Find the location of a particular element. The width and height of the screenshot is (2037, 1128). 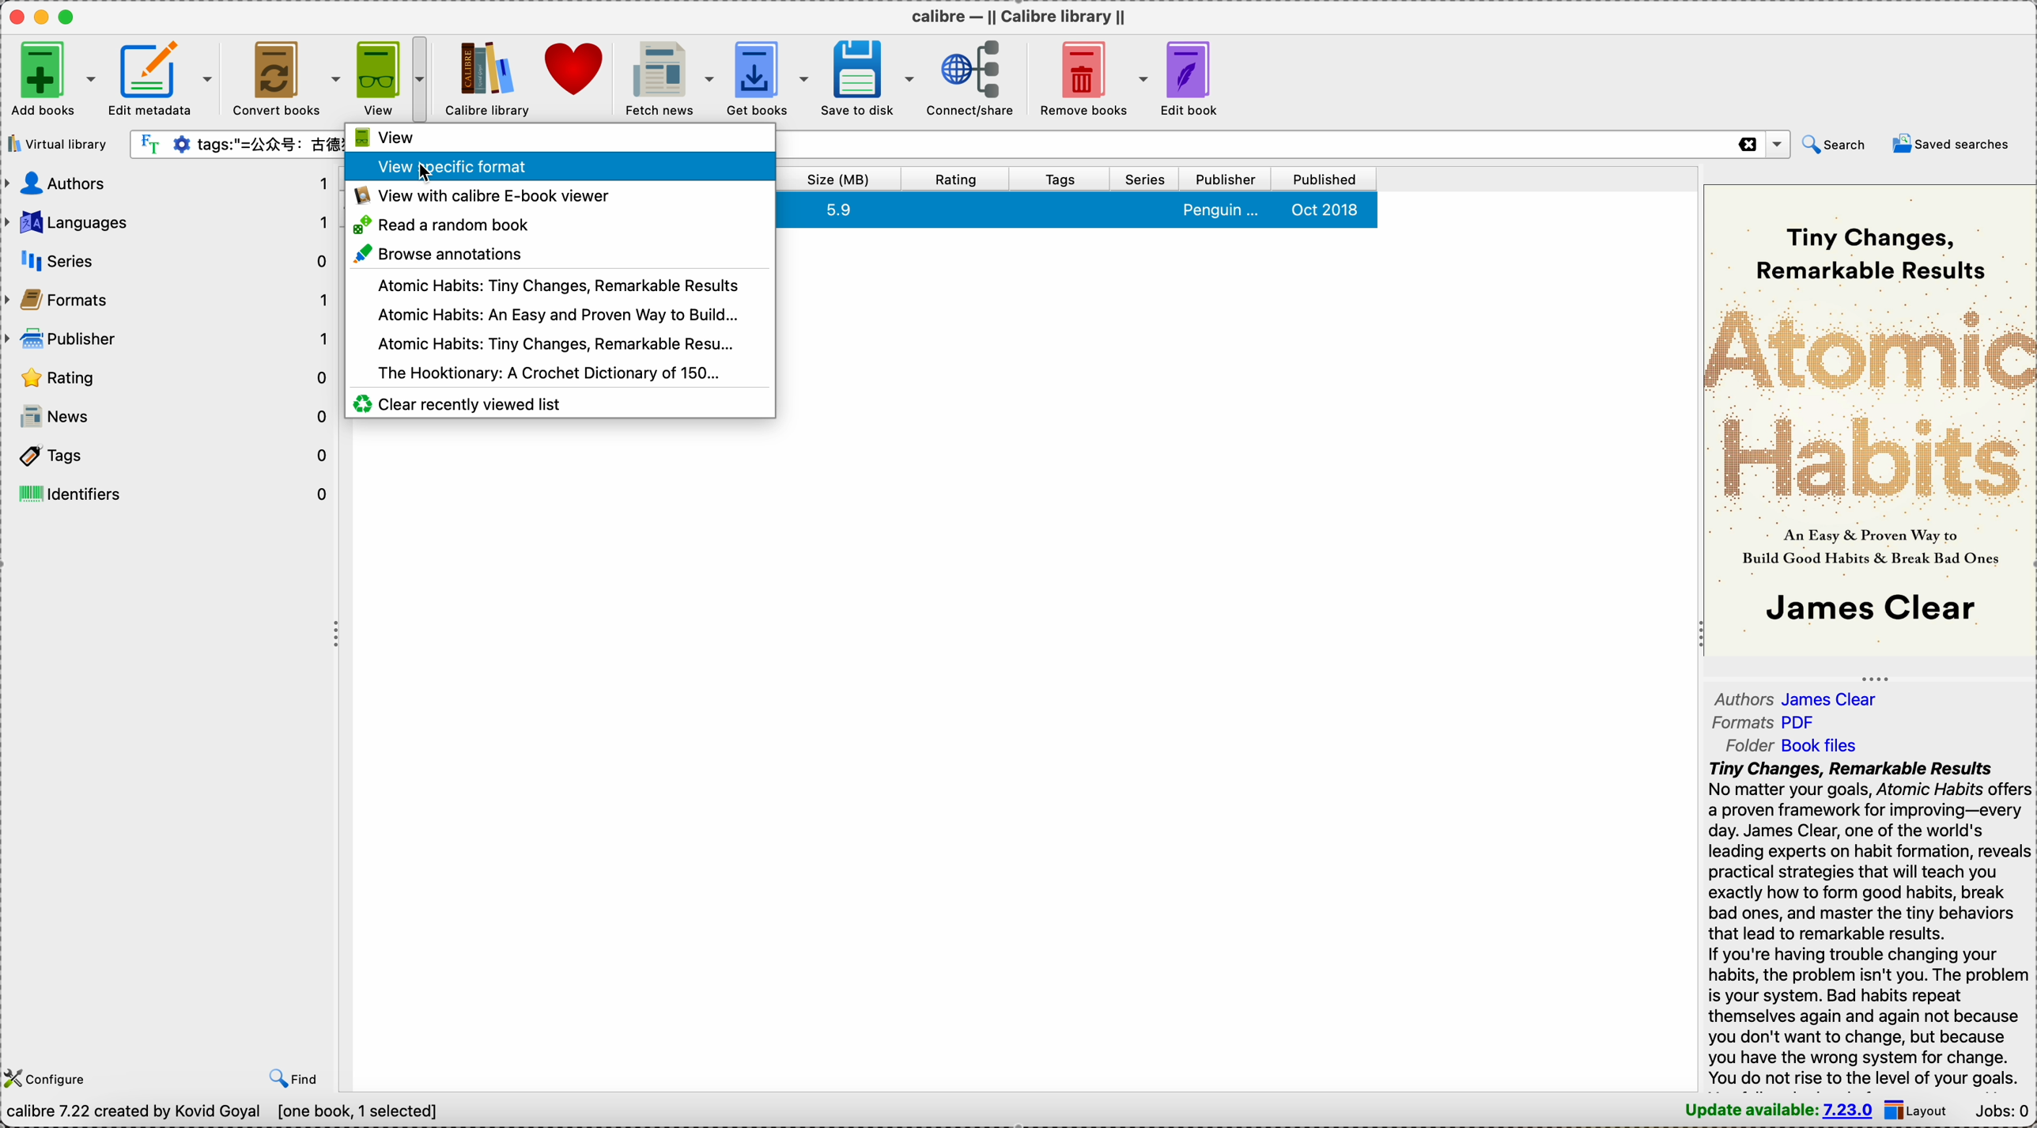

formats is located at coordinates (168, 298).